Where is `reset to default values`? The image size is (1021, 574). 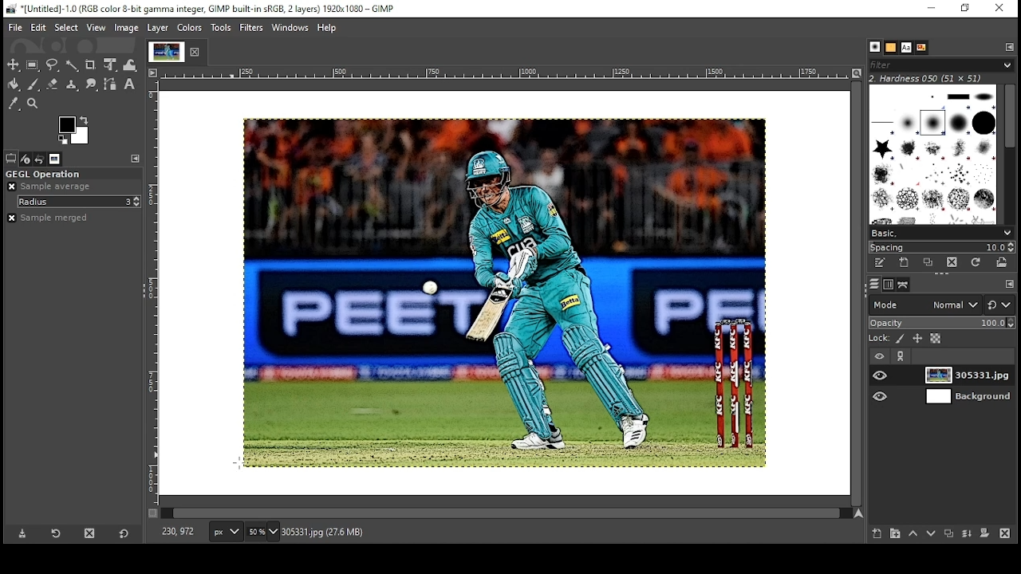
reset to default values is located at coordinates (125, 533).